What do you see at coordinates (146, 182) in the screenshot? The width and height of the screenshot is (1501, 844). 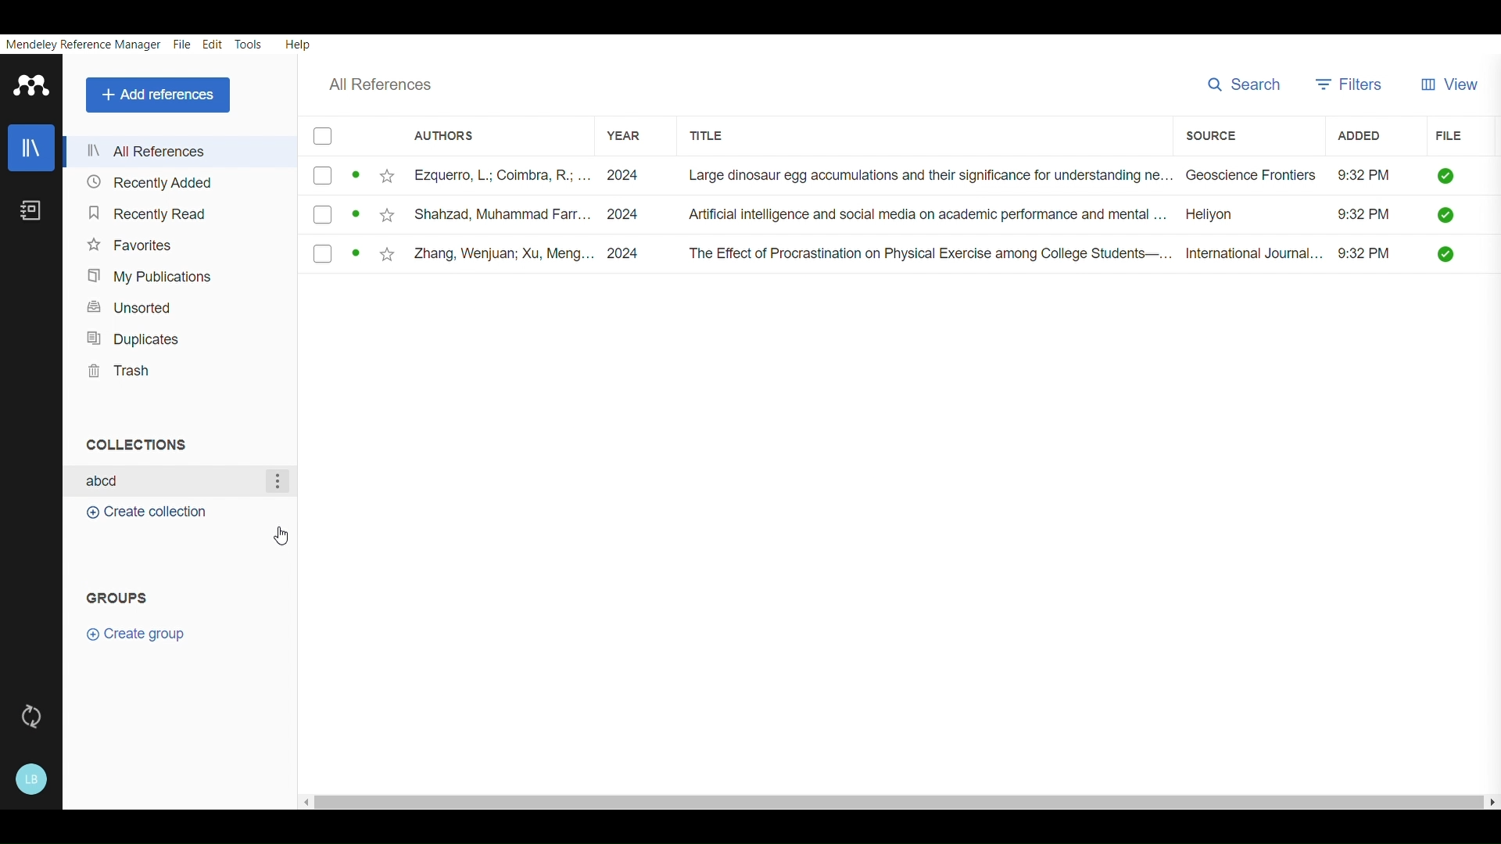 I see `Recently Added` at bounding box center [146, 182].